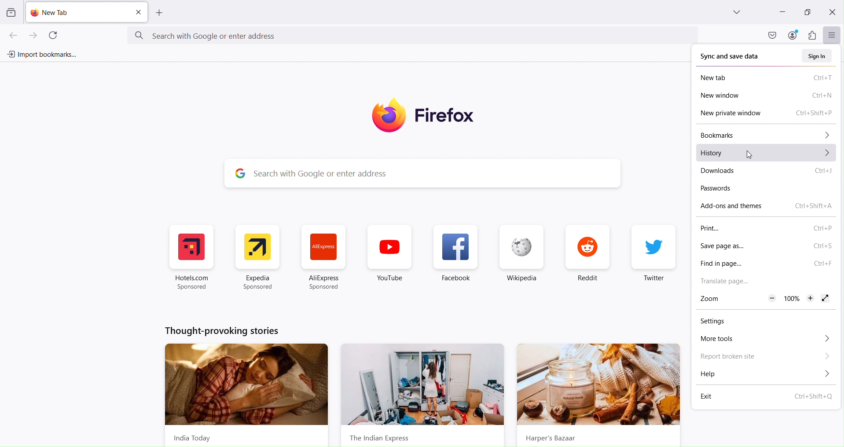 This screenshot has height=447, width=844. I want to click on More tools, so click(766, 340).